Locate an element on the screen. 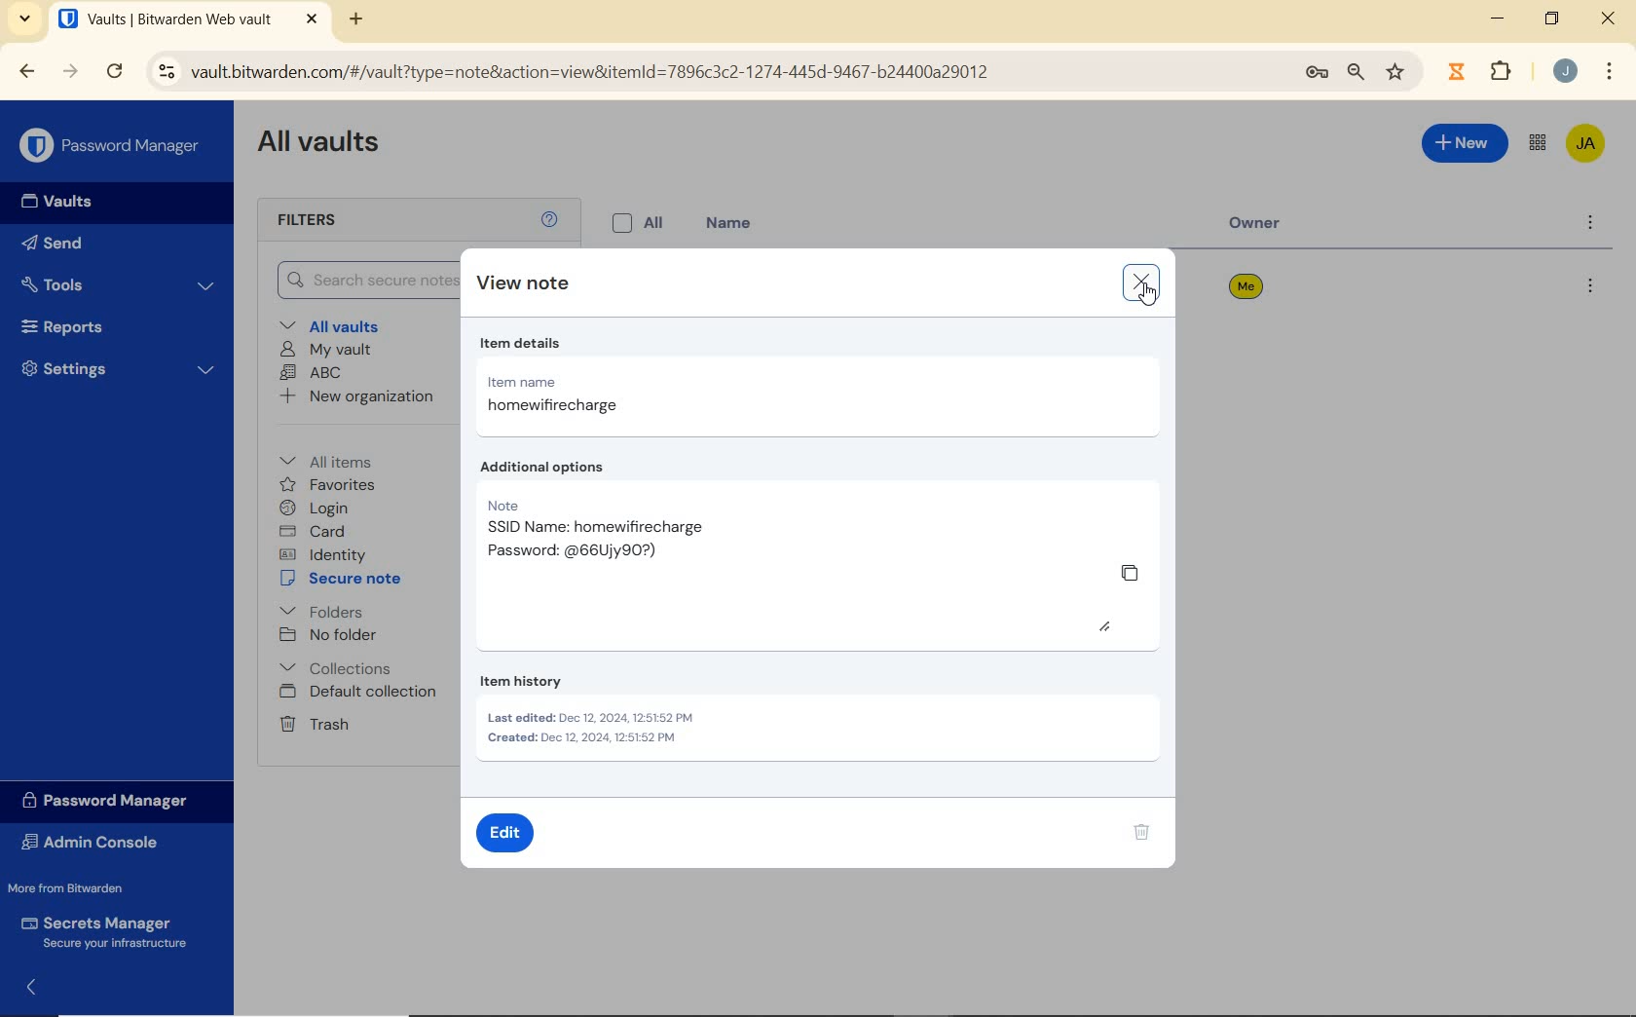  Settings is located at coordinates (116, 368).